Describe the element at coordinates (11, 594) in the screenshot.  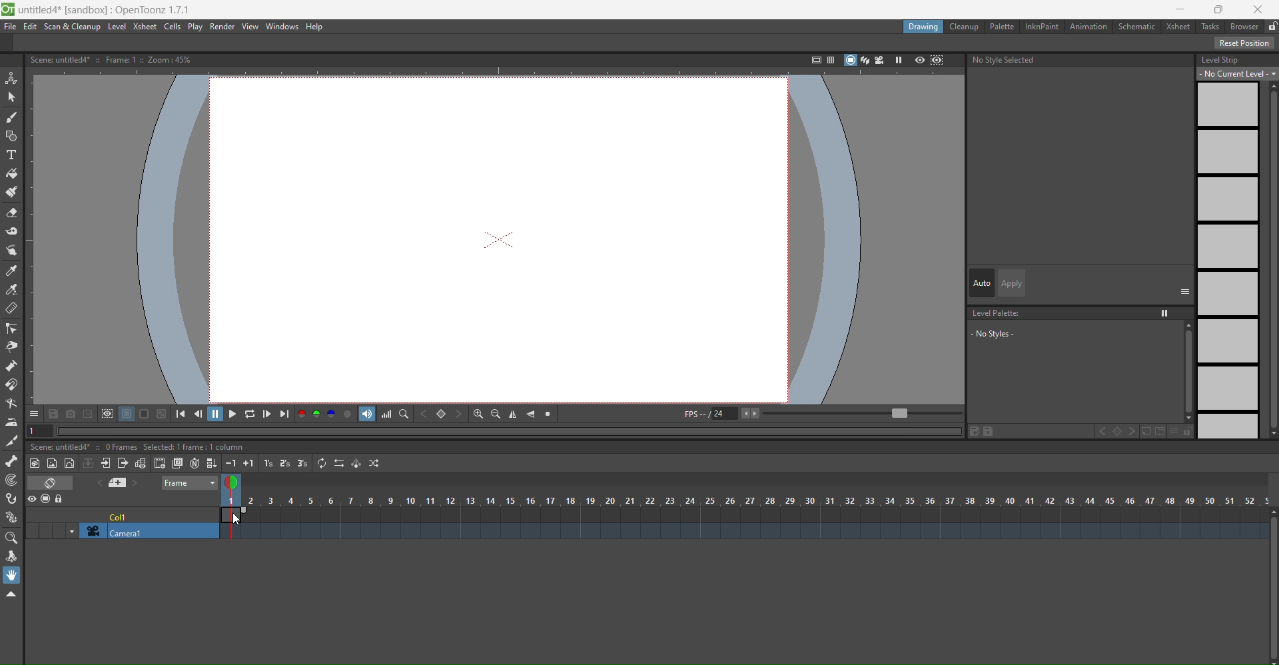
I see `collapse toolbar` at that location.